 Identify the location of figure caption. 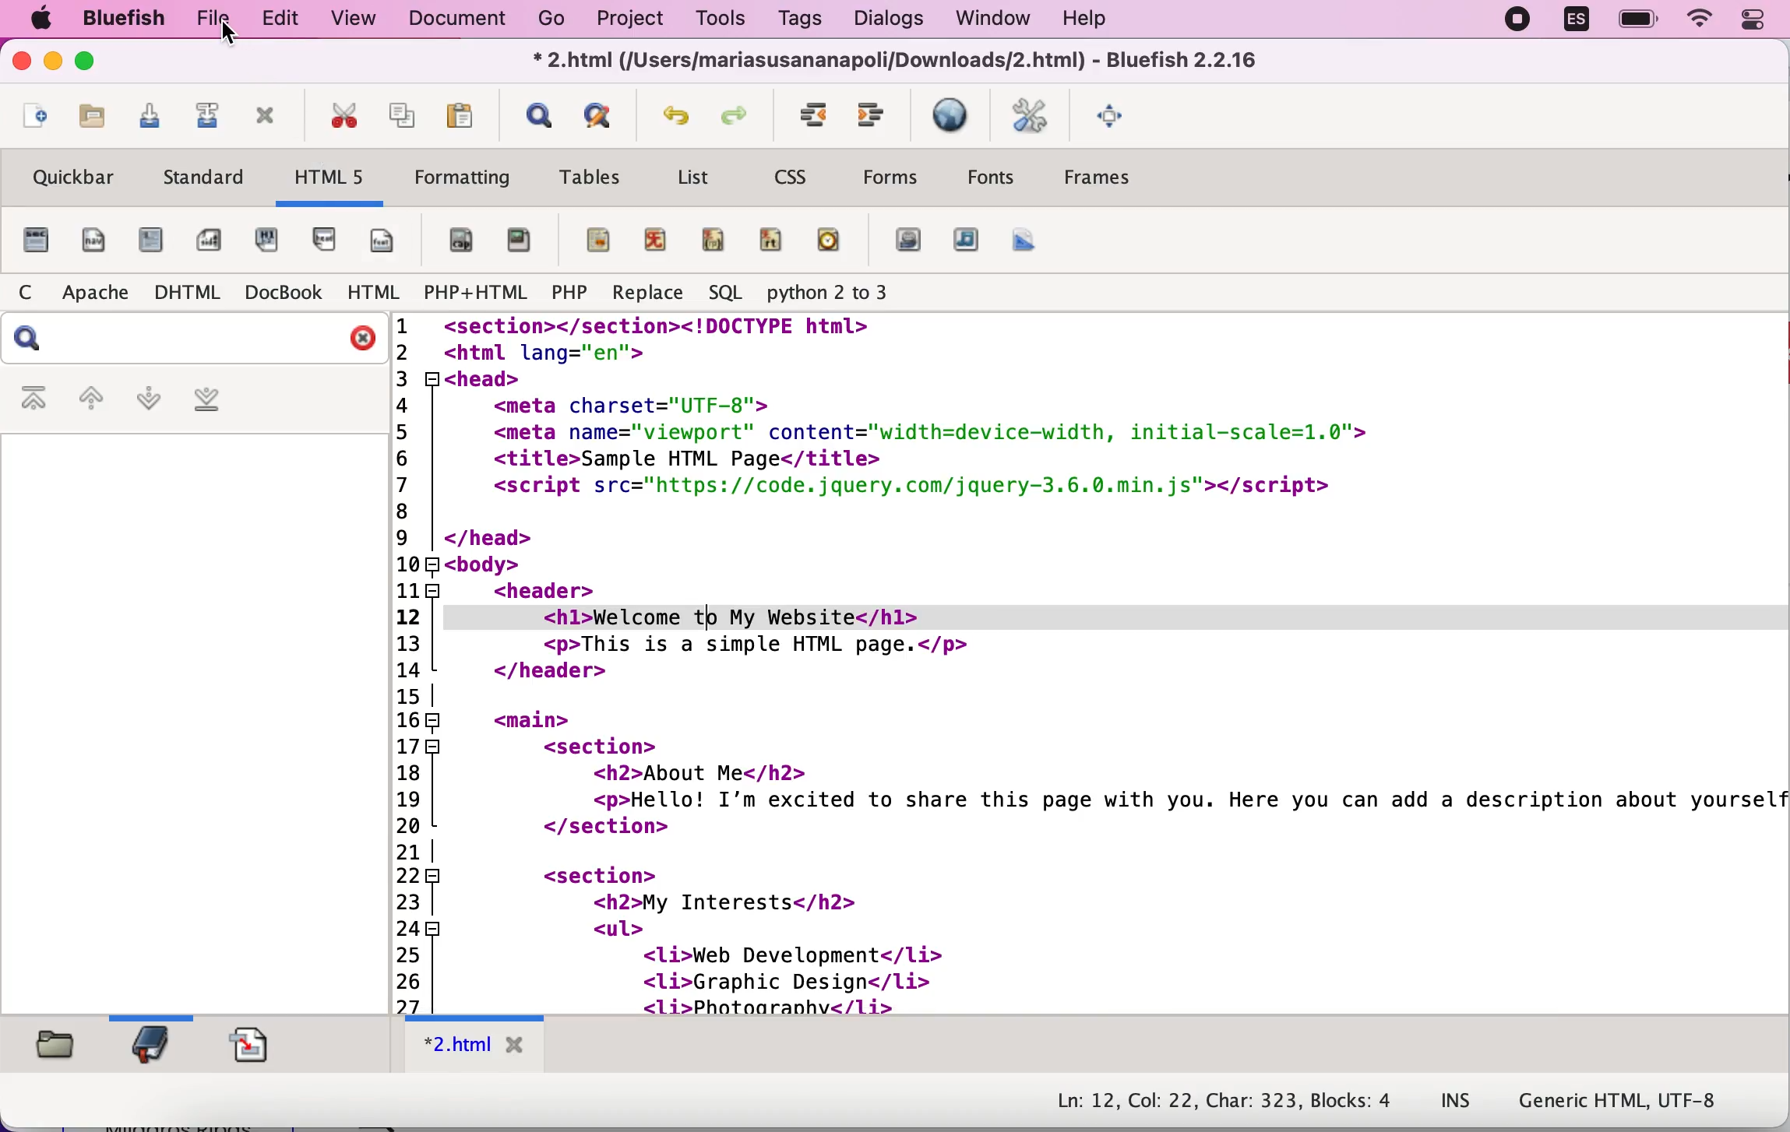
(456, 238).